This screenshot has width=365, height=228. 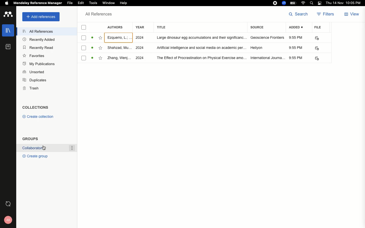 I want to click on International journal, so click(x=267, y=58).